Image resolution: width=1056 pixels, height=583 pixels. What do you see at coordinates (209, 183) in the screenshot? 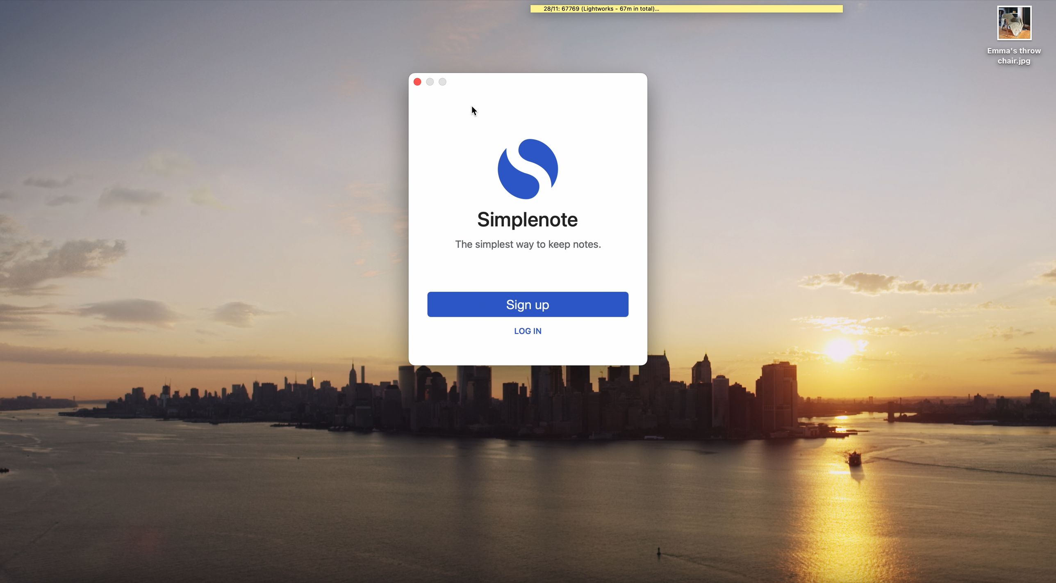
I see `background` at bounding box center [209, 183].